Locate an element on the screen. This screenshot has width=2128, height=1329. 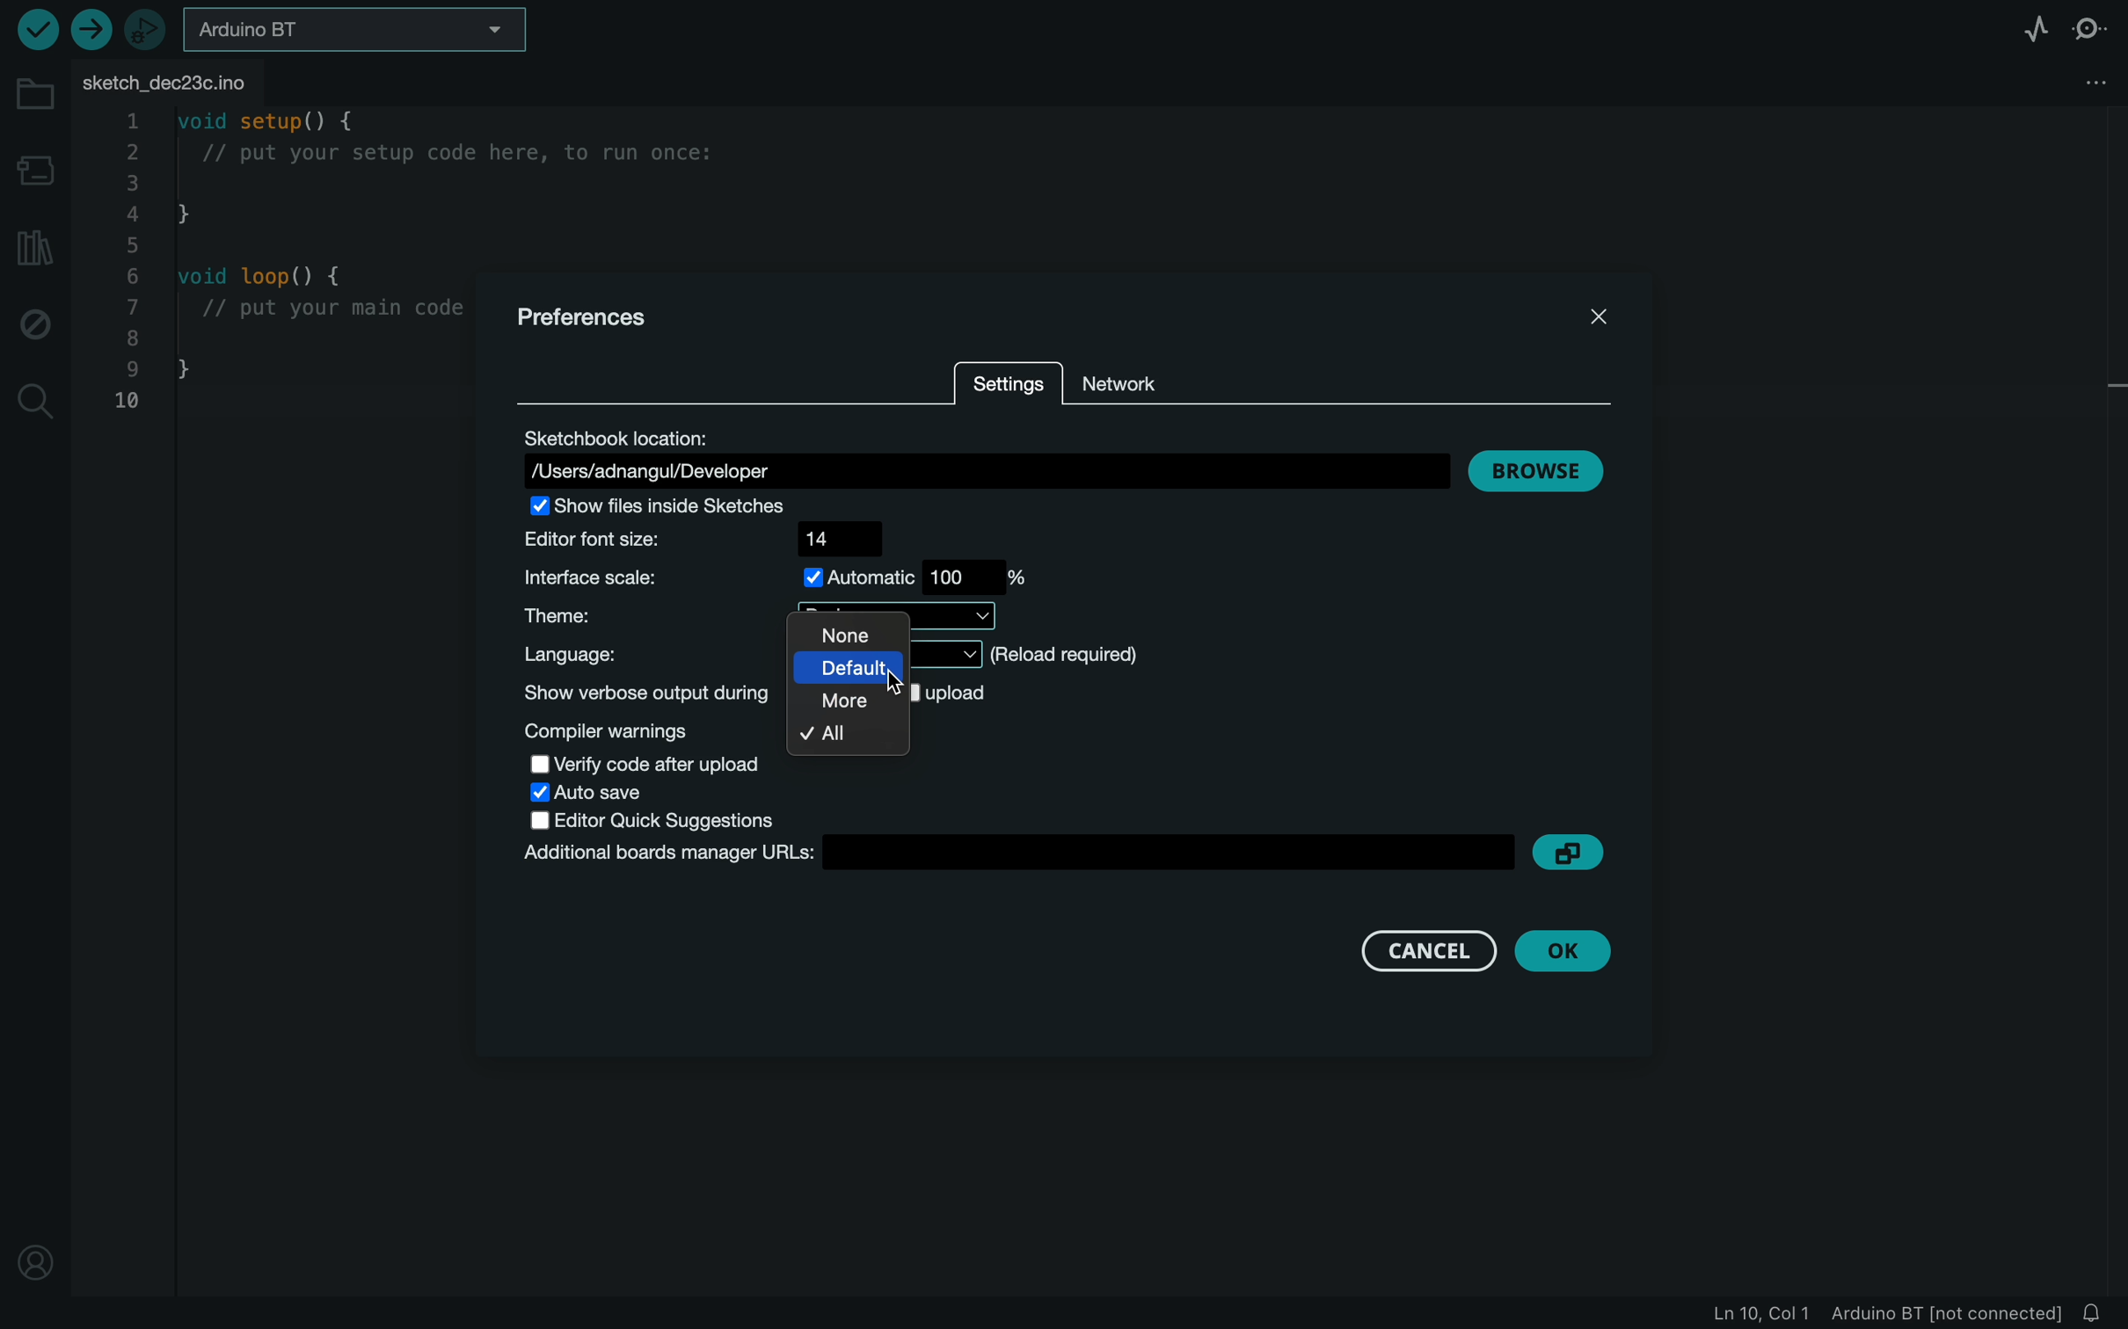
board selecter is located at coordinates (349, 33).